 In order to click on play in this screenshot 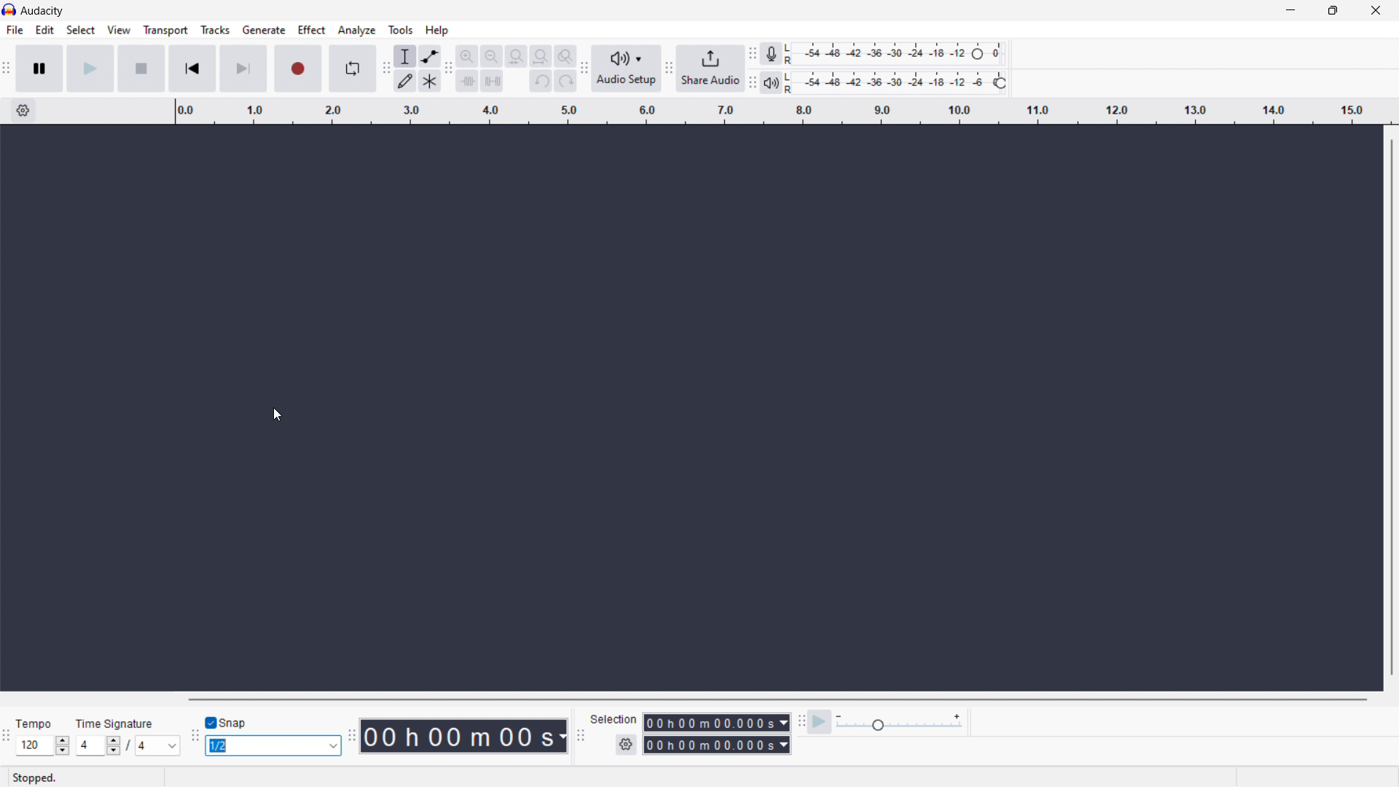, I will do `click(89, 68)`.